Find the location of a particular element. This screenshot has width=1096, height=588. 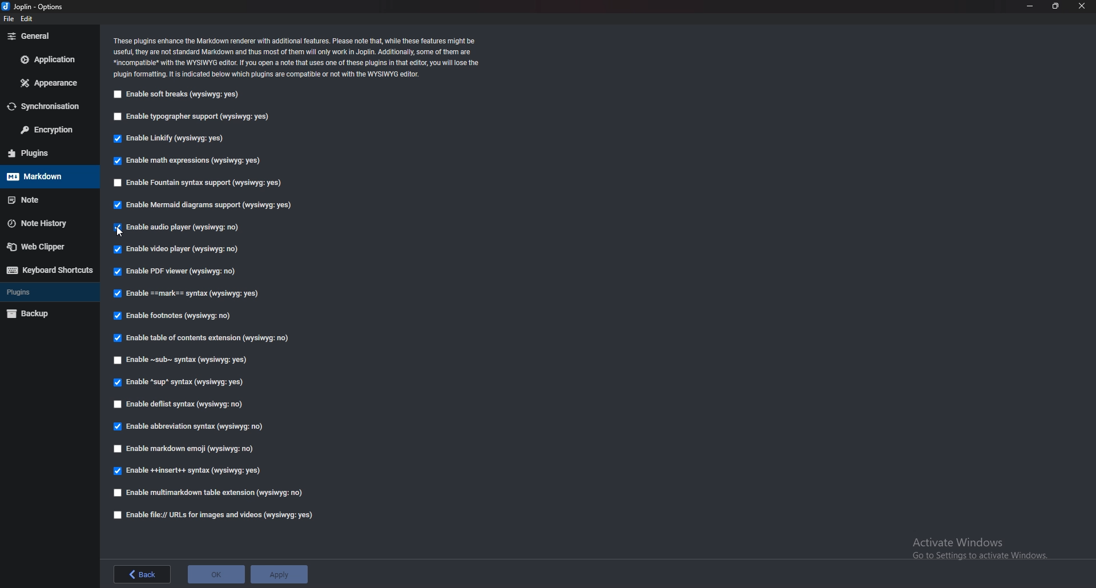

close is located at coordinates (1082, 6).